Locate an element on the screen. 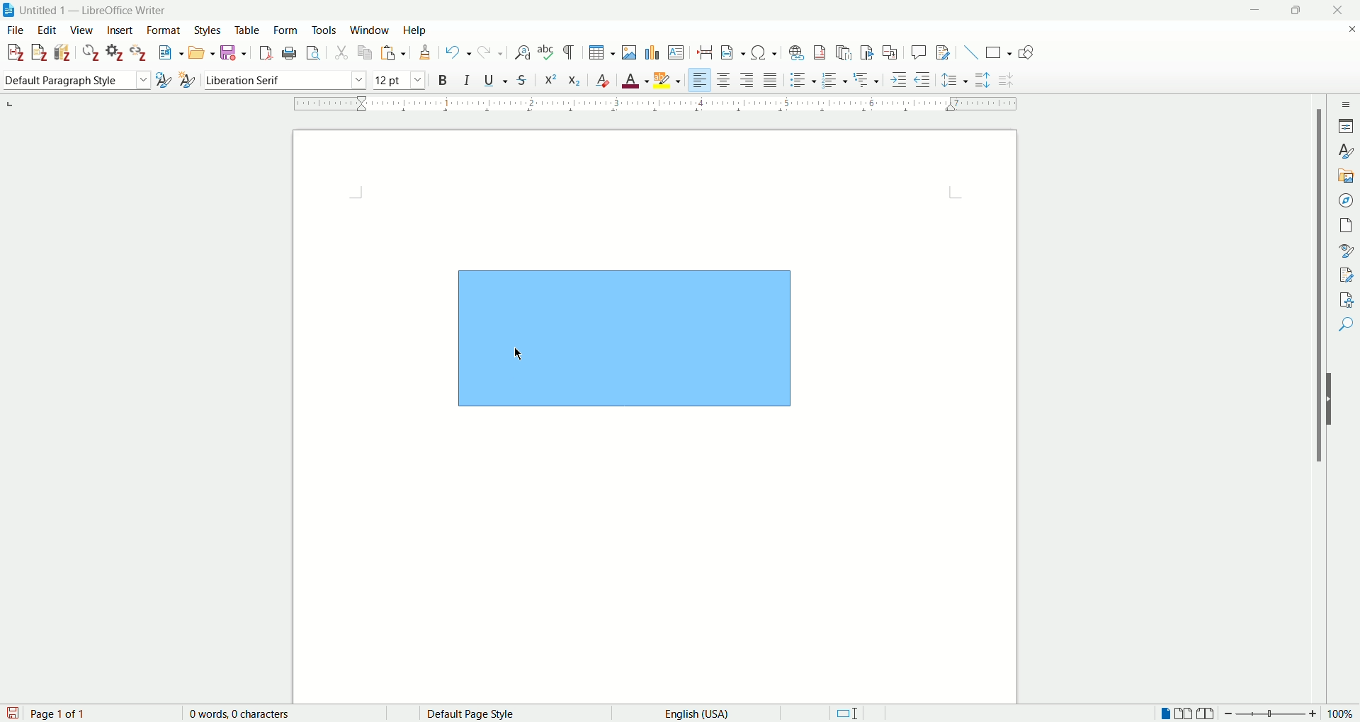  new is located at coordinates (168, 54).